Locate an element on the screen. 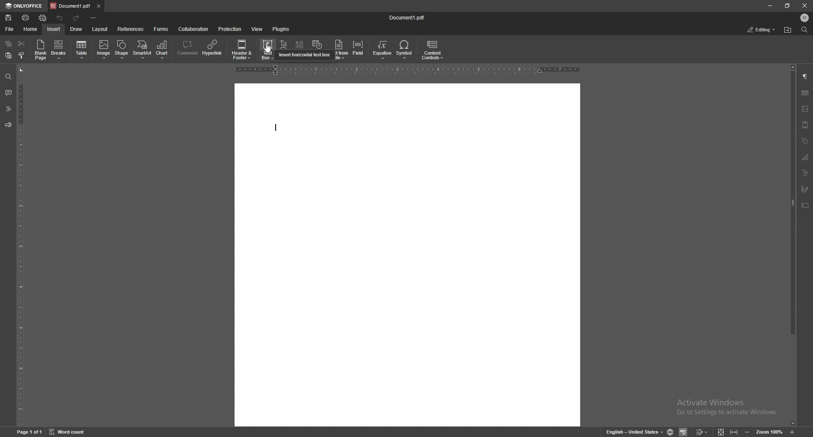  paste is located at coordinates (9, 56).